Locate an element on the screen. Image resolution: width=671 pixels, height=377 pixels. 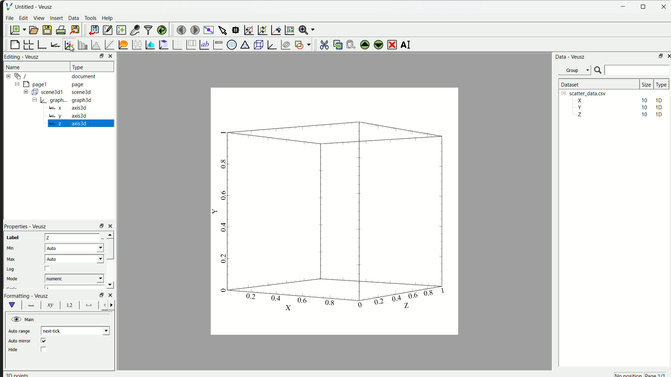
clipboard is located at coordinates (163, 45).